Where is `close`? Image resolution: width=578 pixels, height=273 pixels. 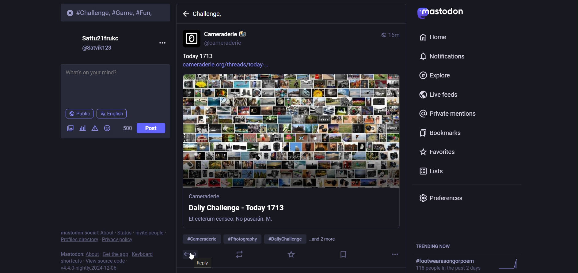 close is located at coordinates (66, 12).